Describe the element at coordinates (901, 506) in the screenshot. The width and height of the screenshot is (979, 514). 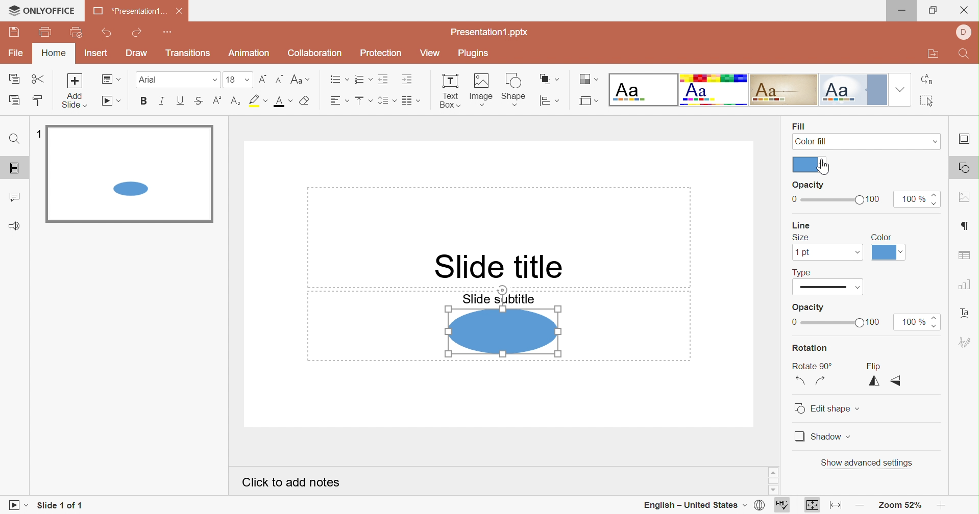
I see `Zoom 52%` at that location.